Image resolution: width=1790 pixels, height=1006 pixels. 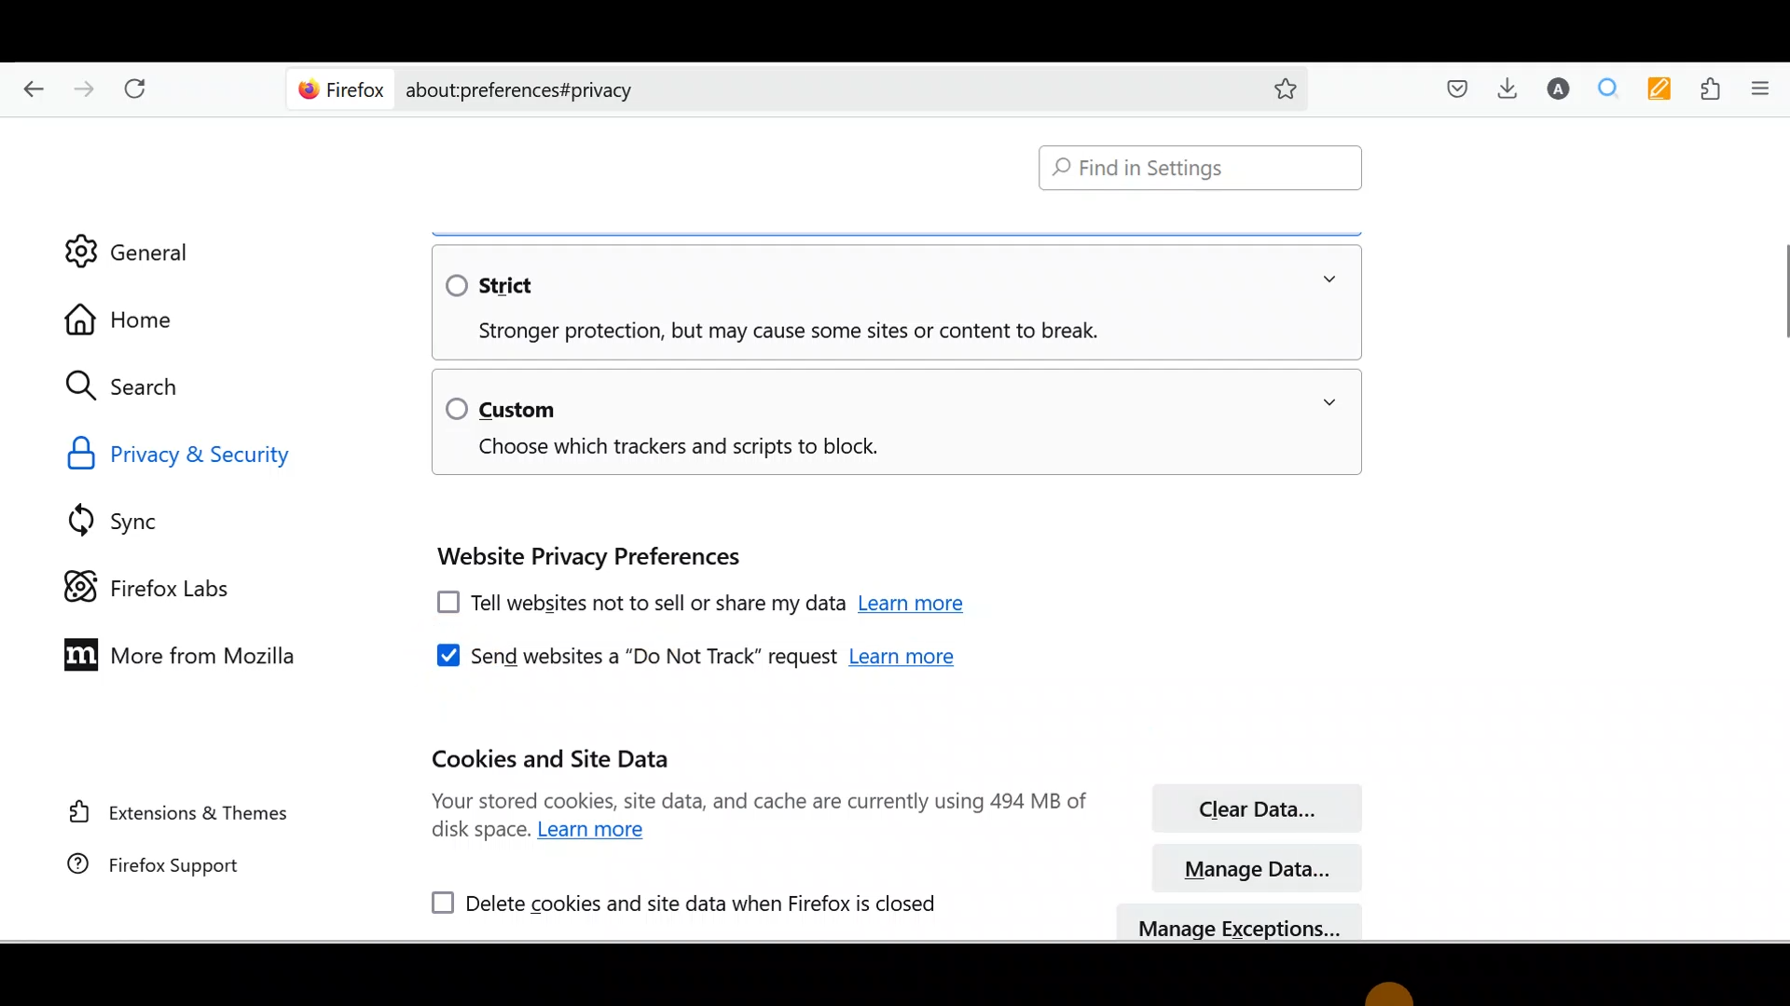 I want to click on Cookies and site data, so click(x=557, y=759).